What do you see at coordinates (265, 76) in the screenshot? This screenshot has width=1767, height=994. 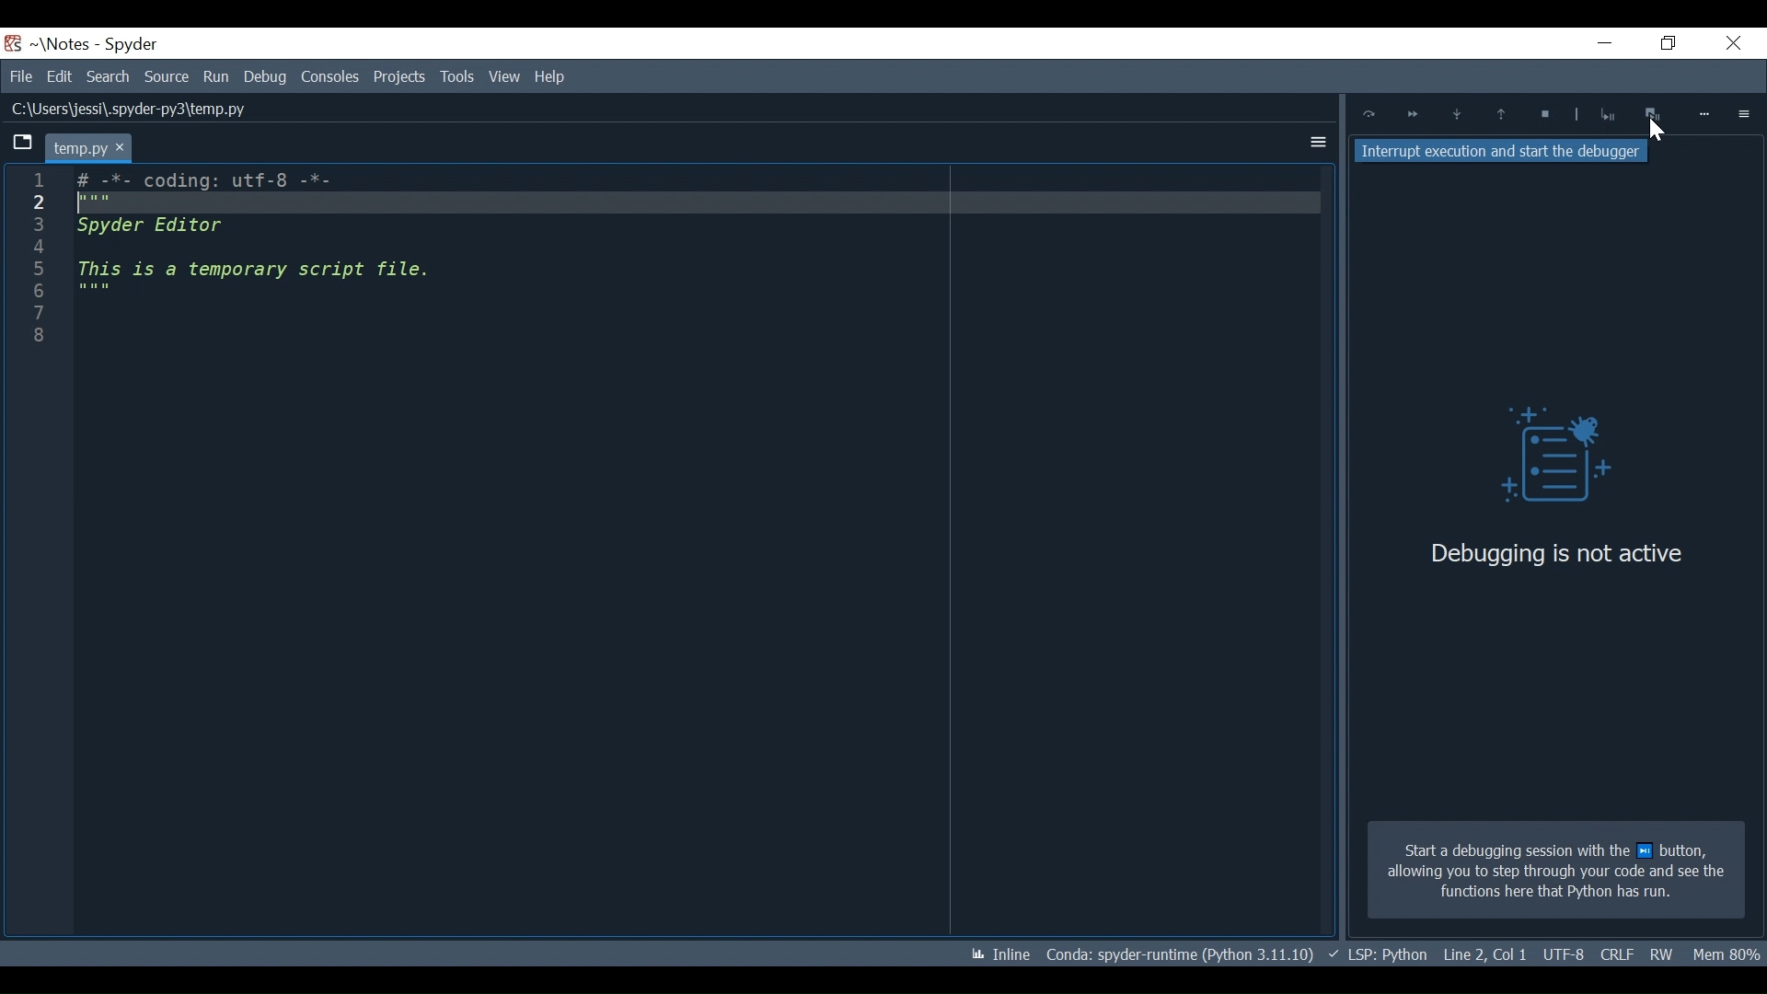 I see `Debug` at bounding box center [265, 76].